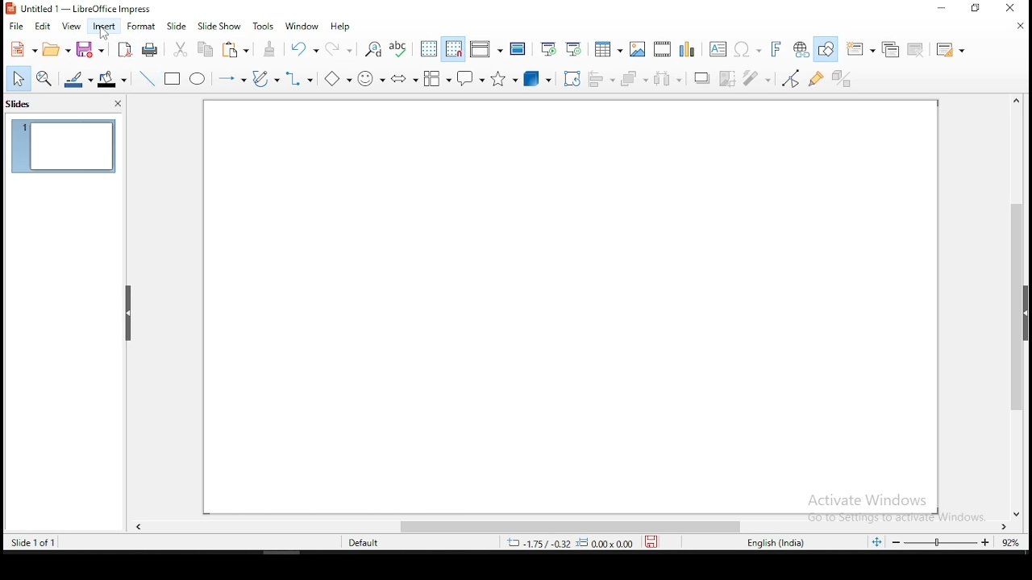 This screenshot has height=580, width=1032. What do you see at coordinates (181, 49) in the screenshot?
I see `cut` at bounding box center [181, 49].